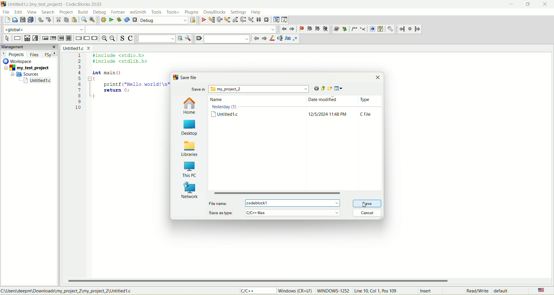 The image size is (554, 295). What do you see at coordinates (48, 19) in the screenshot?
I see `redo` at bounding box center [48, 19].